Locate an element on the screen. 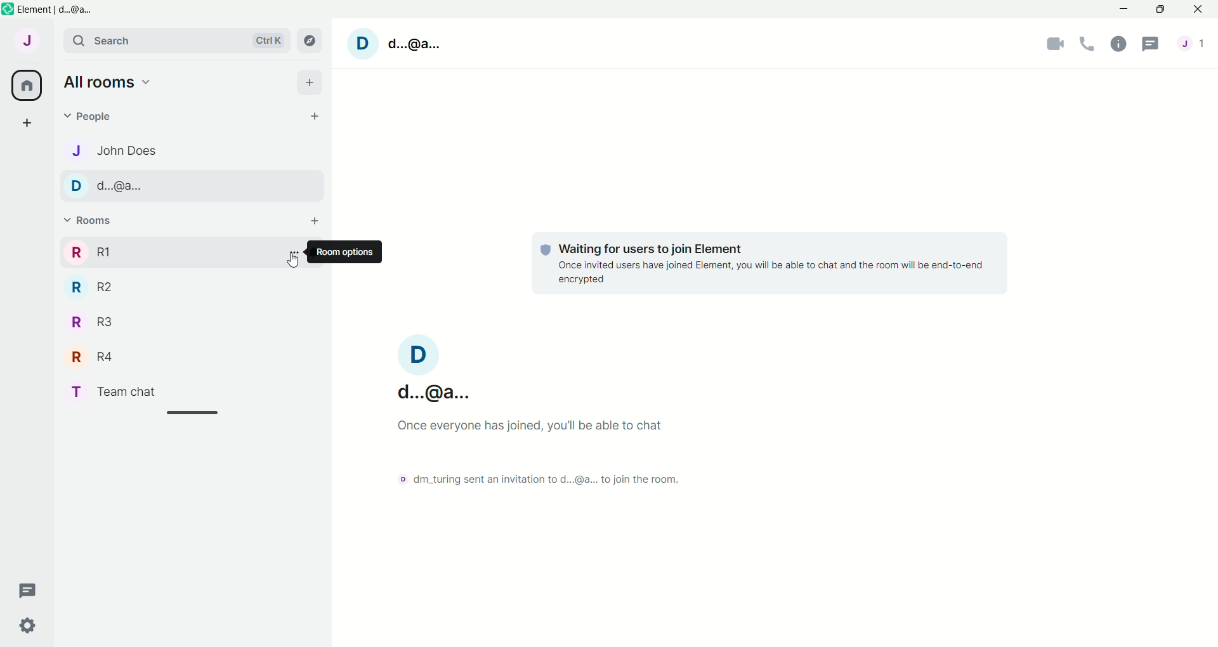  R RI is located at coordinates (106, 252).